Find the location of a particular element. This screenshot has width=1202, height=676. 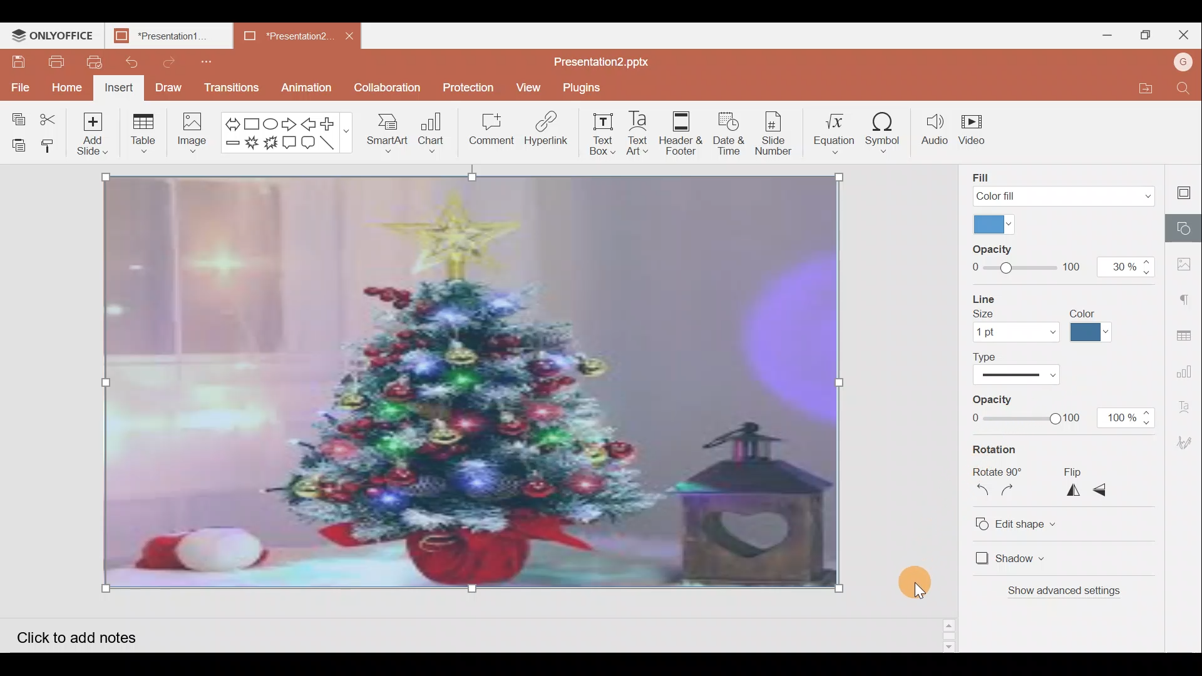

Insert is located at coordinates (120, 88).